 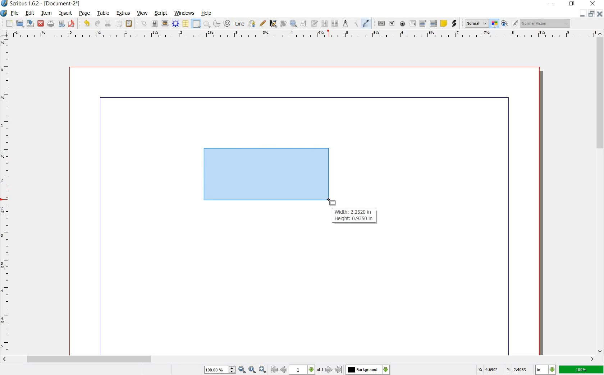 I want to click on EDIT CONTENTS OF FRAME, so click(x=304, y=24).